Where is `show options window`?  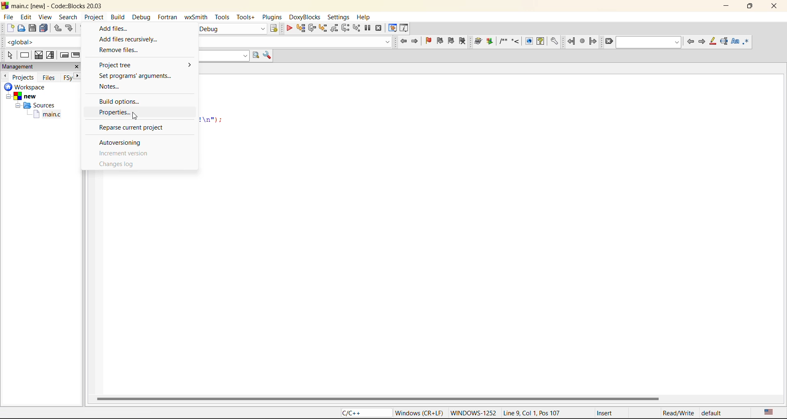
show options window is located at coordinates (268, 55).